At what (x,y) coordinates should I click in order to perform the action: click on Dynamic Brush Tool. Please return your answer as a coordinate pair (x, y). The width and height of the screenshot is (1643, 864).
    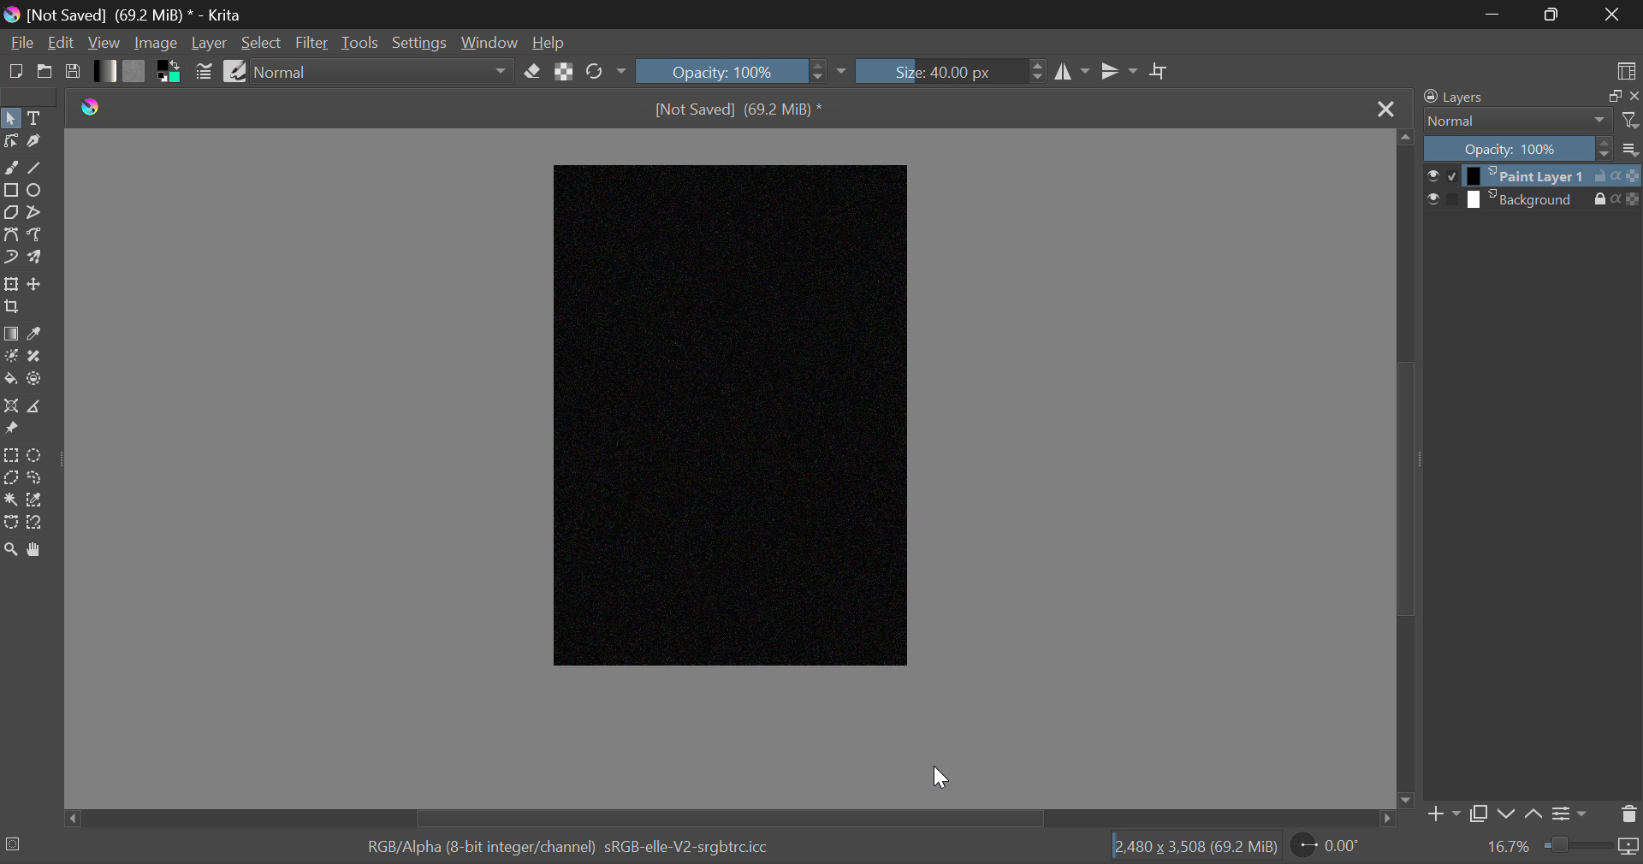
    Looking at the image, I should click on (10, 258).